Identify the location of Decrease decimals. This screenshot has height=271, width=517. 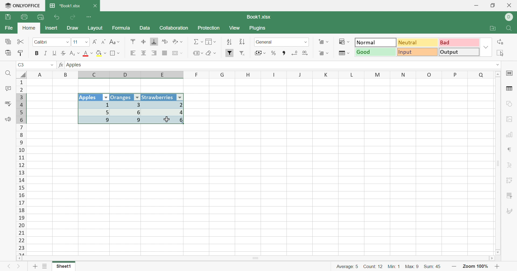
(295, 53).